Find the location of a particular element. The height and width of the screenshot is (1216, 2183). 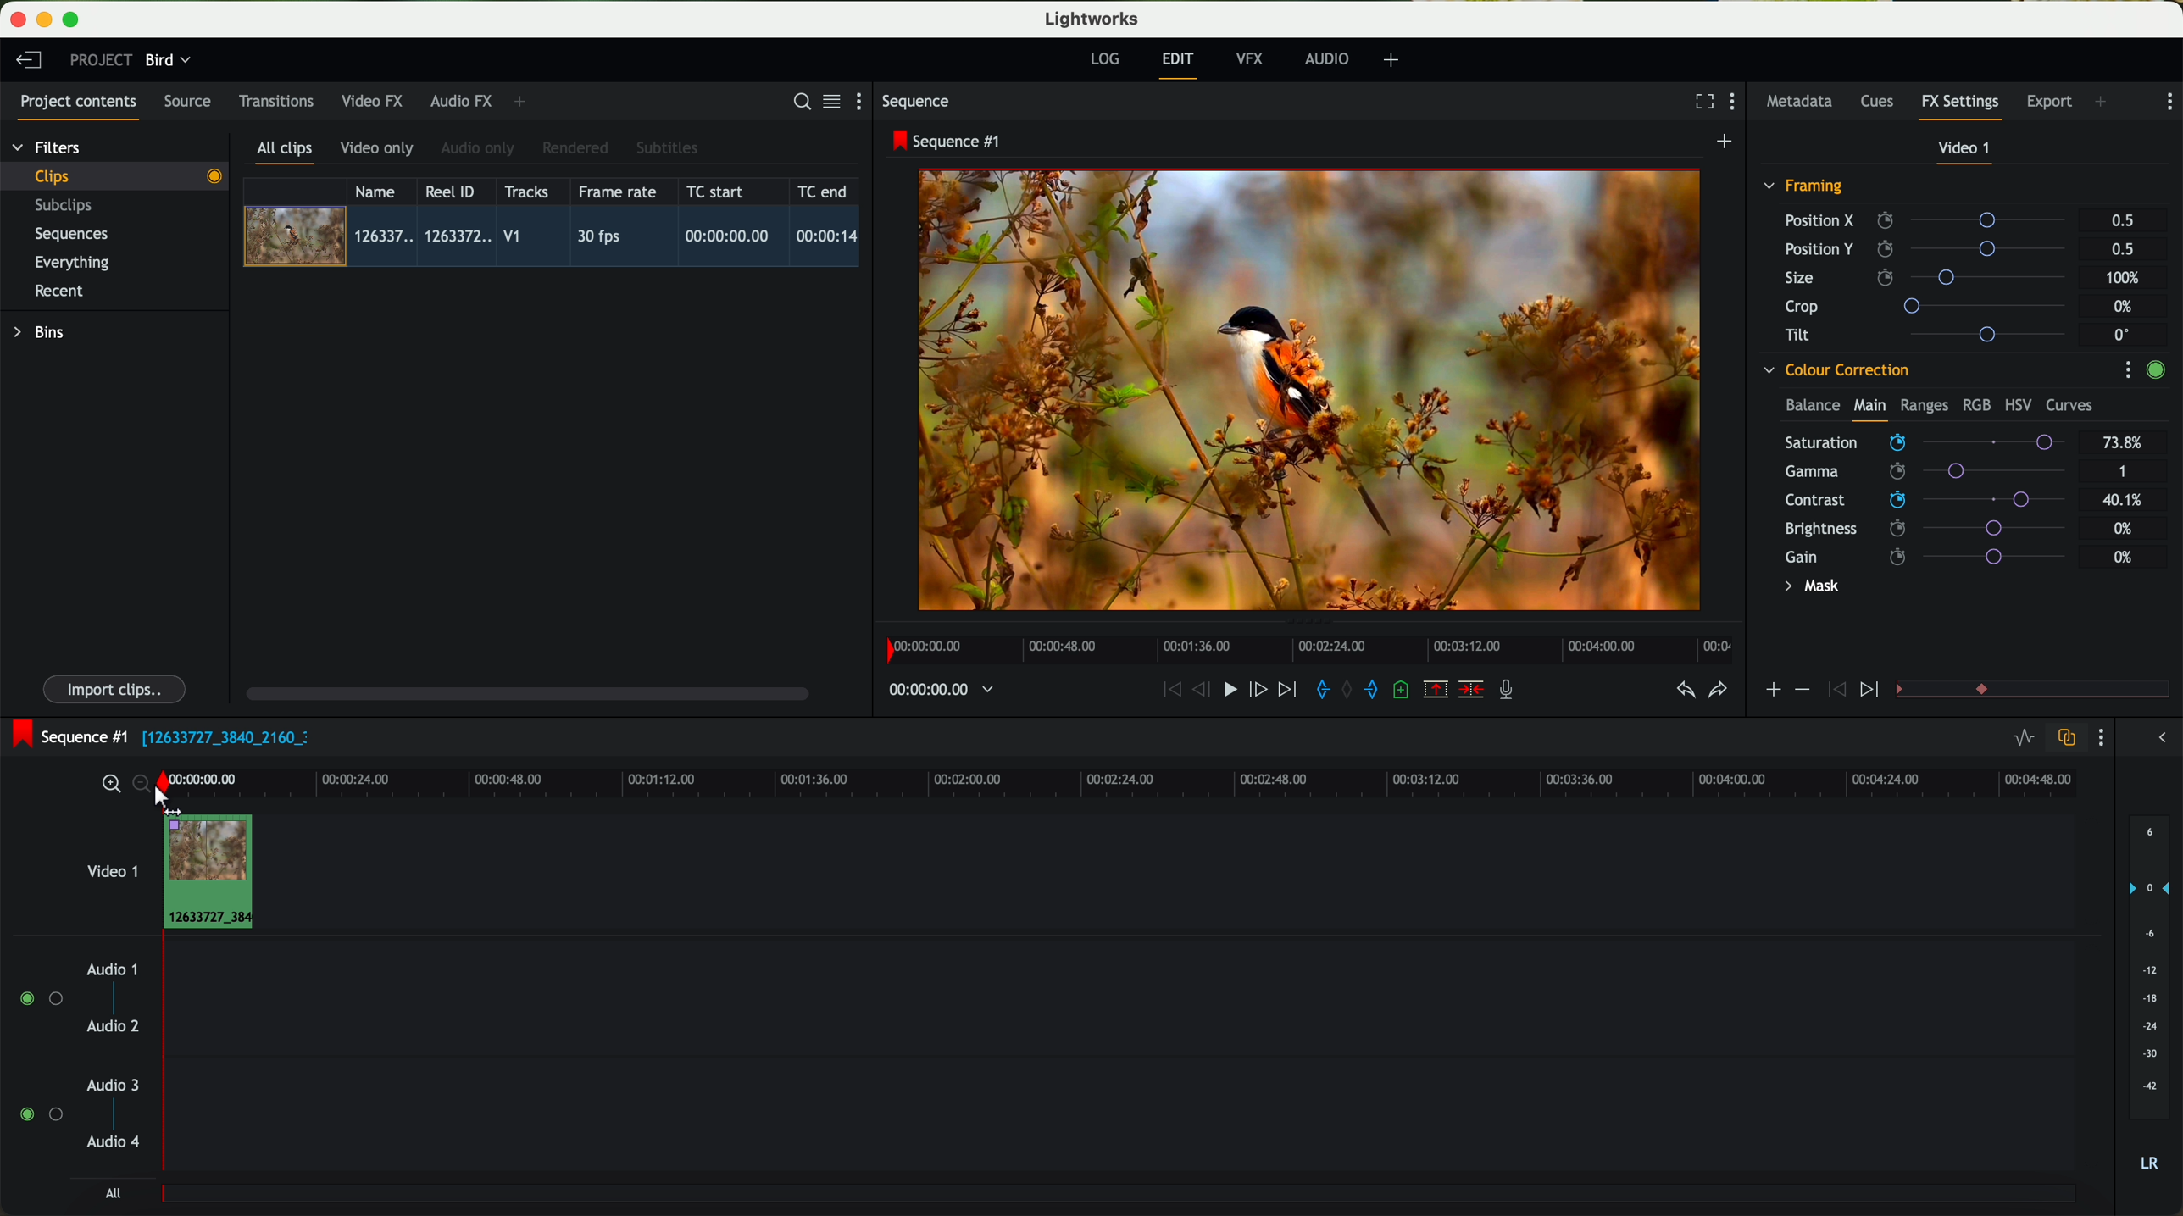

TC end is located at coordinates (824, 191).